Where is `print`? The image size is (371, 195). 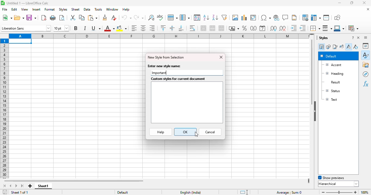 print is located at coordinates (53, 17).